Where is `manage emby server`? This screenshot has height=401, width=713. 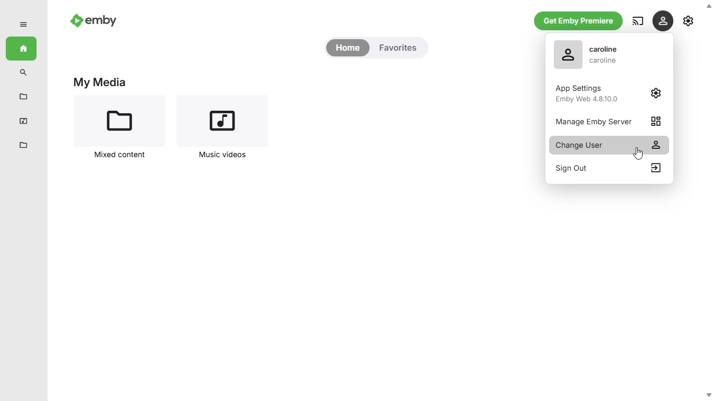
manage emby server is located at coordinates (608, 121).